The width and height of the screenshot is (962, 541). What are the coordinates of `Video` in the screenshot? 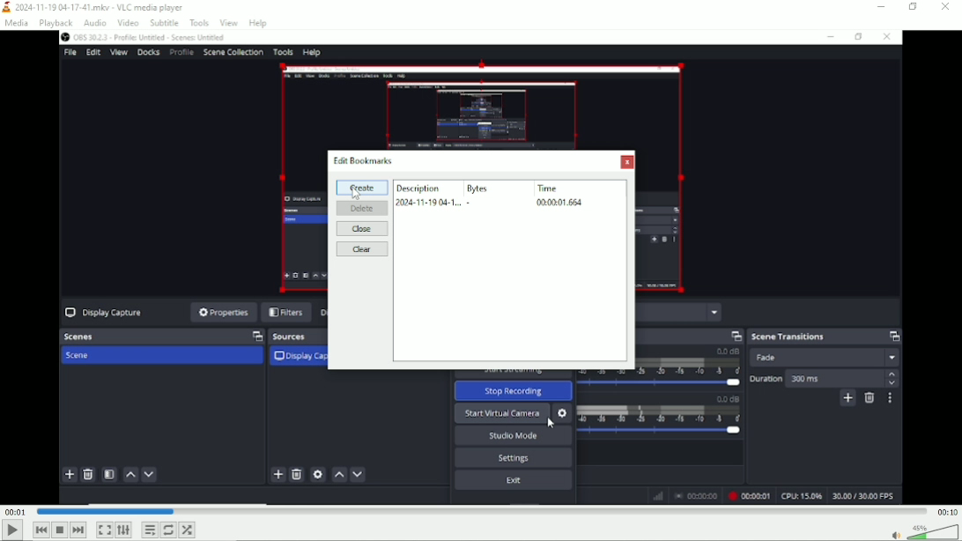 It's located at (128, 22).